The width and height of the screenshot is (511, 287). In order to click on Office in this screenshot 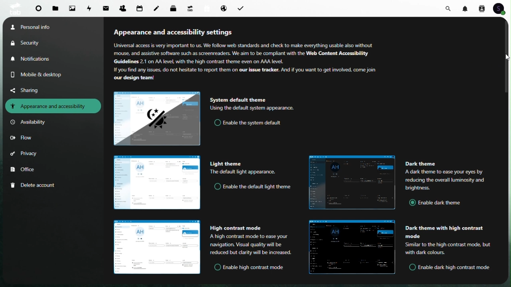, I will do `click(24, 170)`.